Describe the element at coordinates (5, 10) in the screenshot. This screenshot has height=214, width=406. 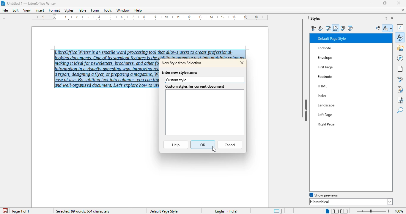
I see `file` at that location.